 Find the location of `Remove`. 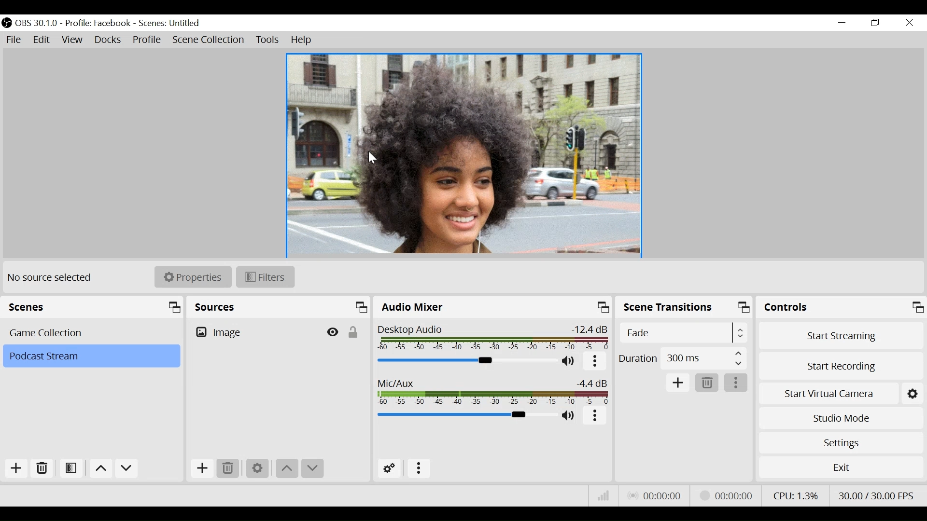

Remove is located at coordinates (708, 383).